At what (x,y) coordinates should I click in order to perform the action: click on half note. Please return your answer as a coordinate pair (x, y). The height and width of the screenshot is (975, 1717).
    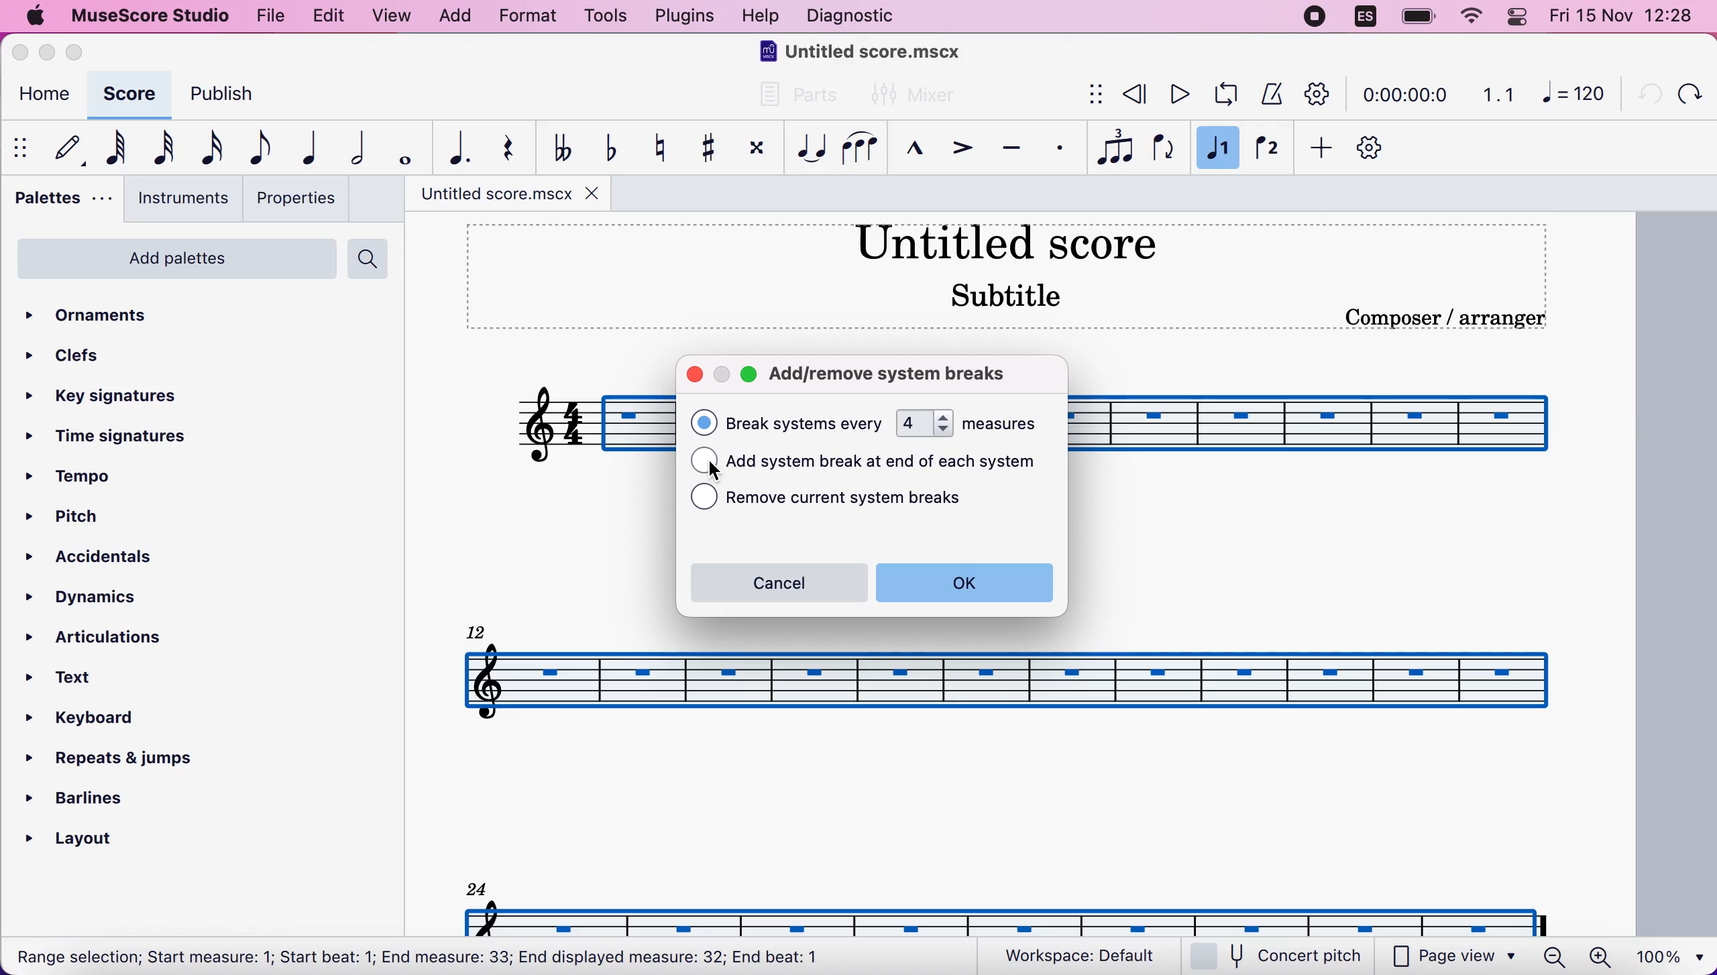
    Looking at the image, I should click on (349, 148).